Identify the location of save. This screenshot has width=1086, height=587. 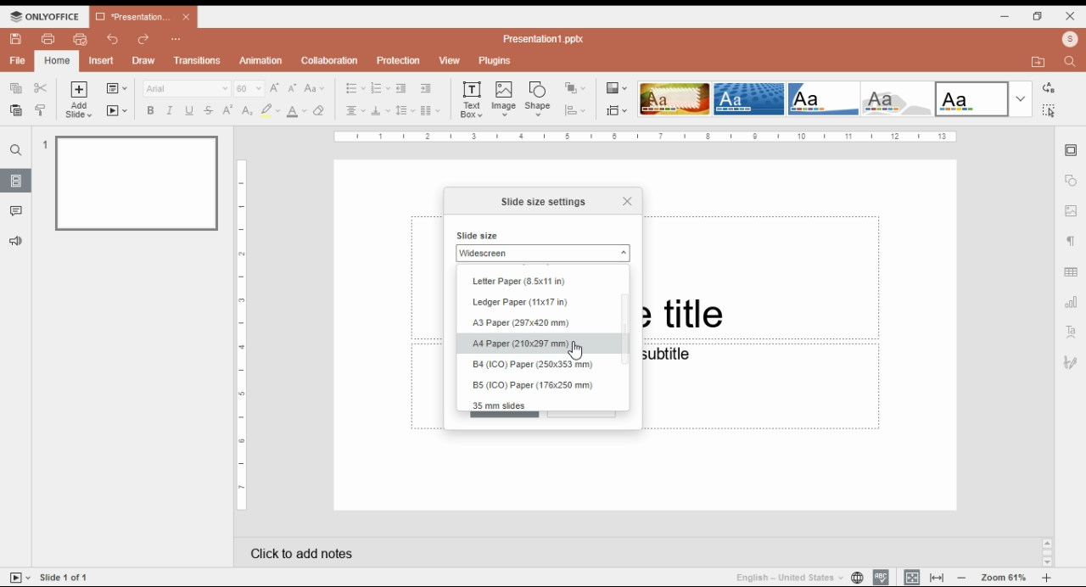
(15, 39).